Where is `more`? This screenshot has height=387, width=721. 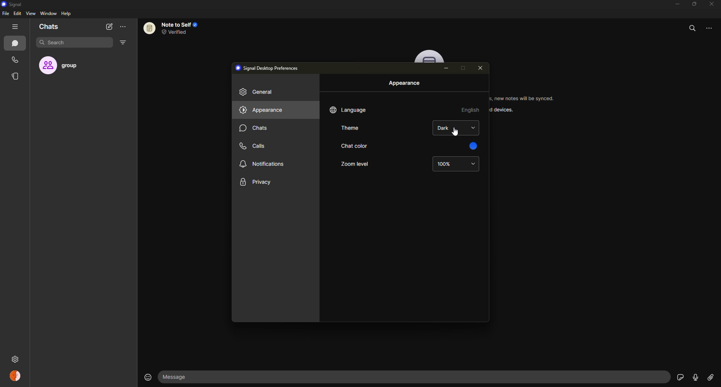
more is located at coordinates (123, 27).